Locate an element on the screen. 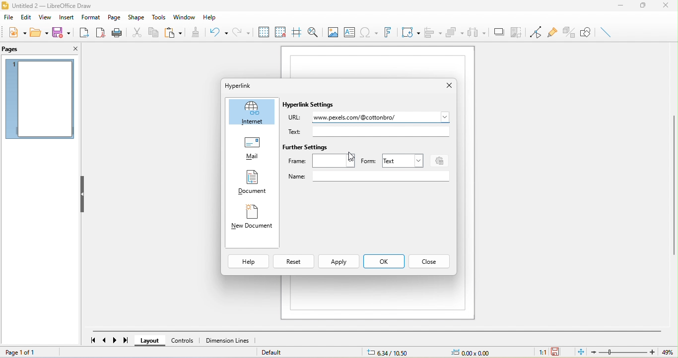 Image resolution: width=678 pixels, height=358 pixels. close is located at coordinates (446, 85).